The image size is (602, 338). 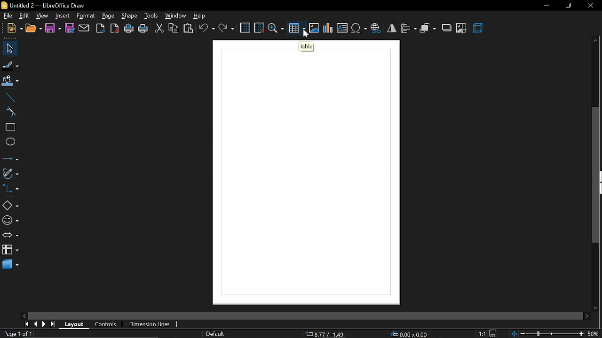 I want to click on cut , so click(x=159, y=29).